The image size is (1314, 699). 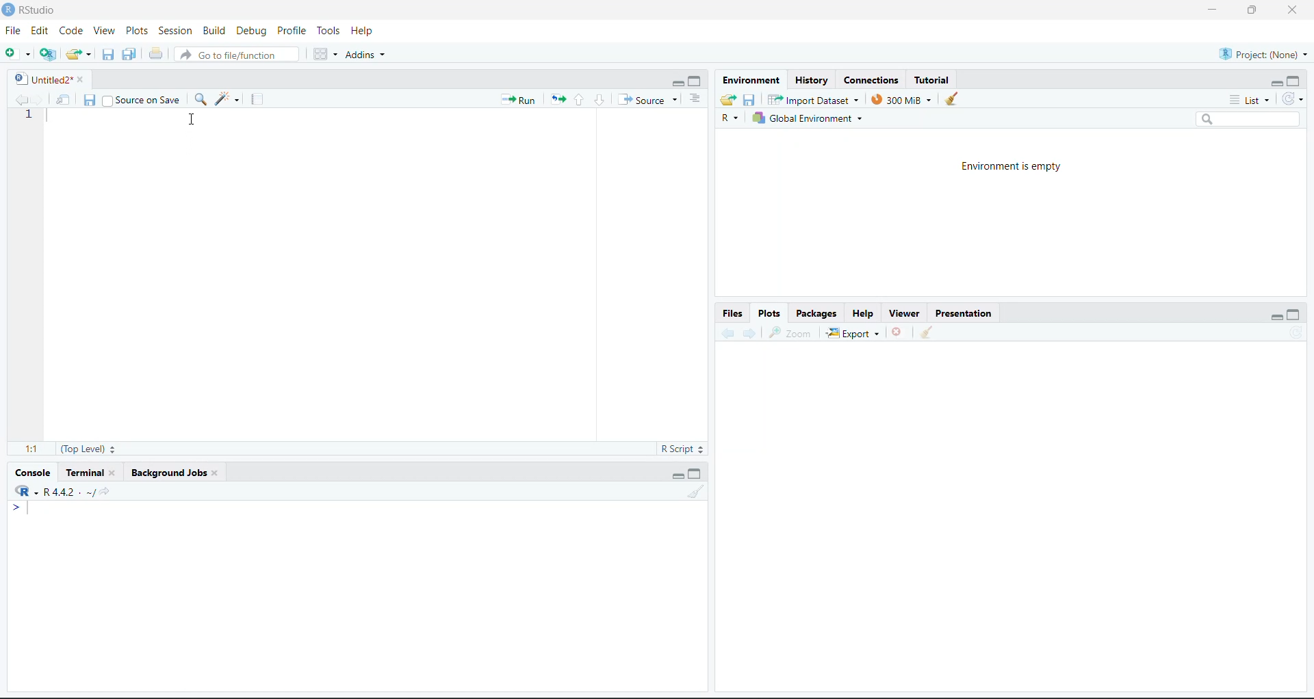 I want to click on  Untitled2, so click(x=47, y=79).